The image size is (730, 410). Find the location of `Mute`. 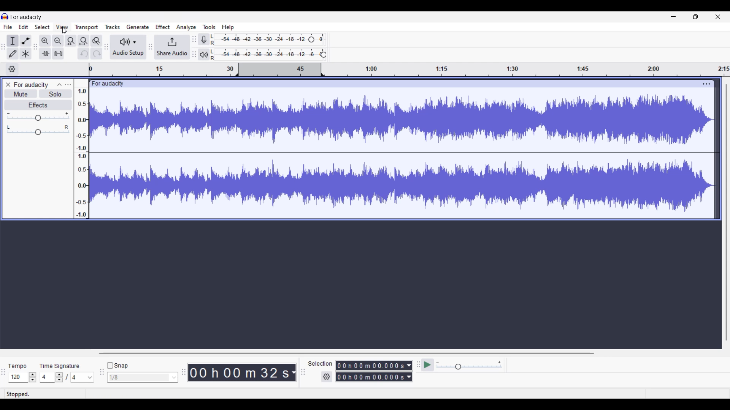

Mute is located at coordinates (21, 94).